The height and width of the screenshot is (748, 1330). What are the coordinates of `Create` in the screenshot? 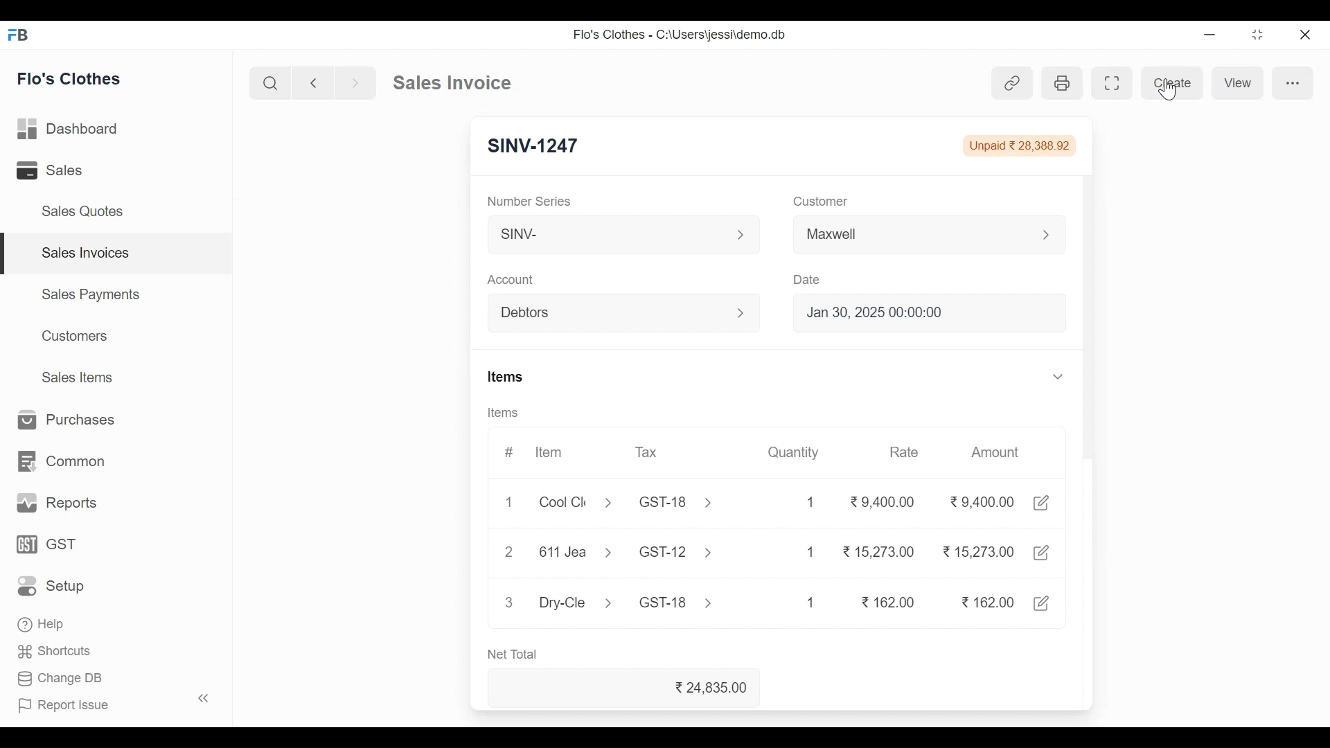 It's located at (1172, 82).